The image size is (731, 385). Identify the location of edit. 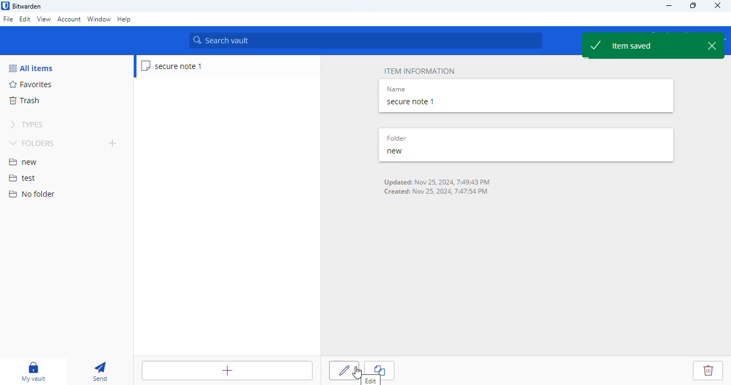
(25, 19).